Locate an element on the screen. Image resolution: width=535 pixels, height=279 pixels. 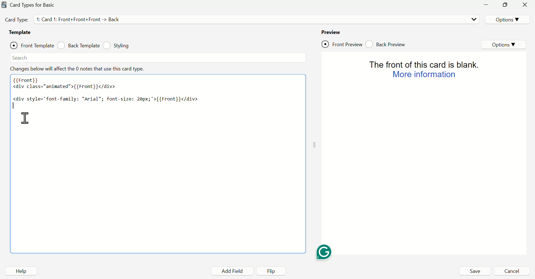
Minimize is located at coordinates (486, 5).